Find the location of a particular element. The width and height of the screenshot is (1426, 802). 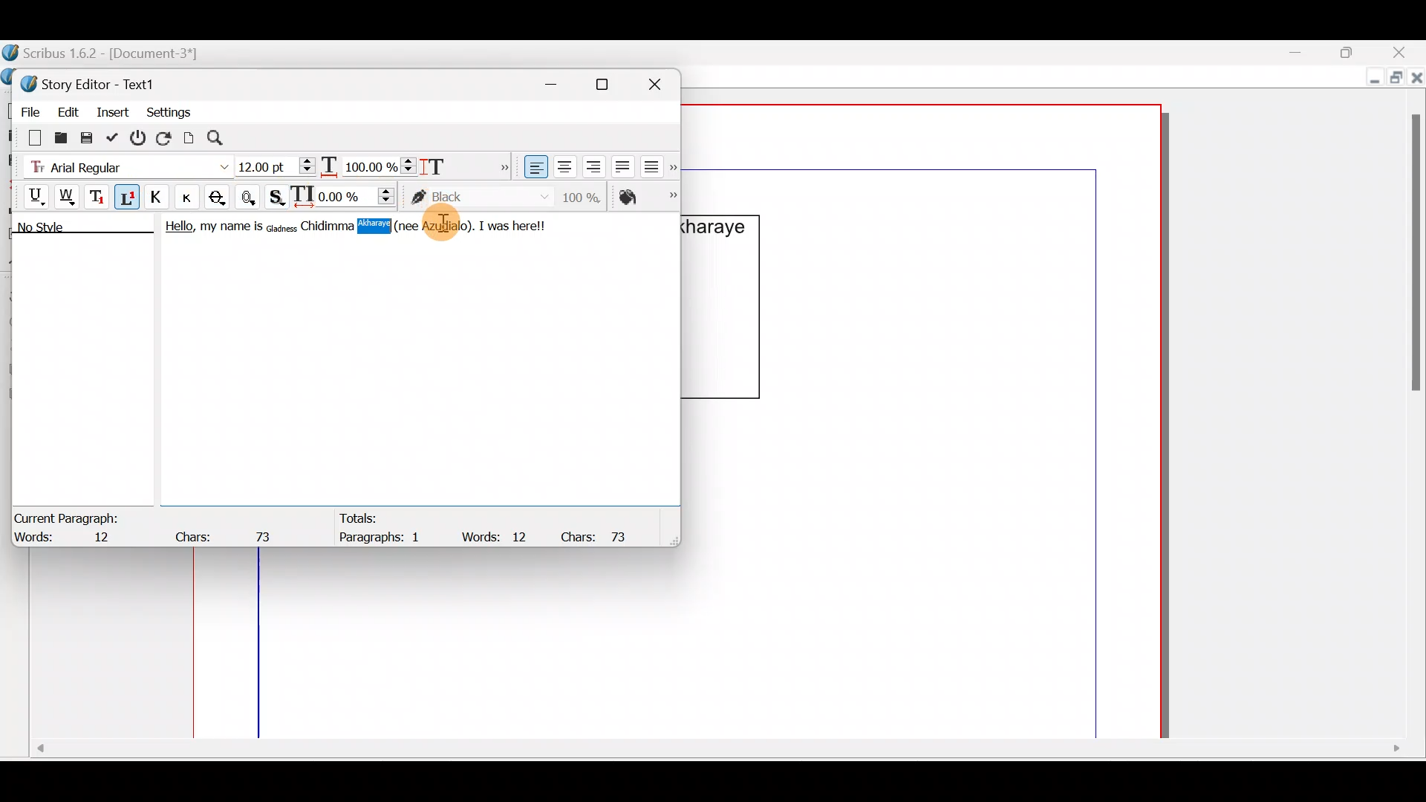

Edit  is located at coordinates (68, 109).